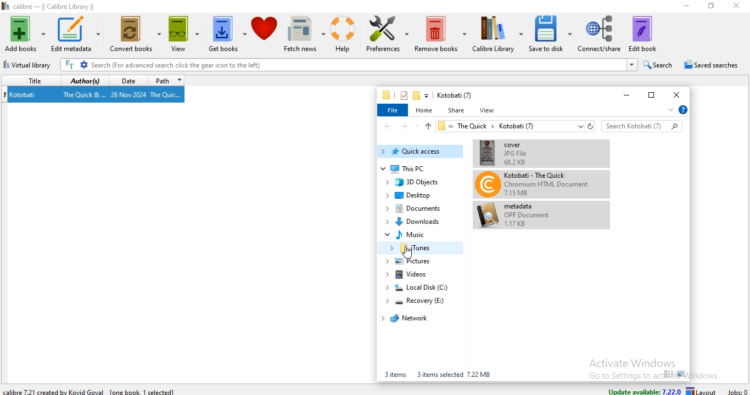 This screenshot has width=750, height=395. Describe the element at coordinates (489, 110) in the screenshot. I see `view` at that location.